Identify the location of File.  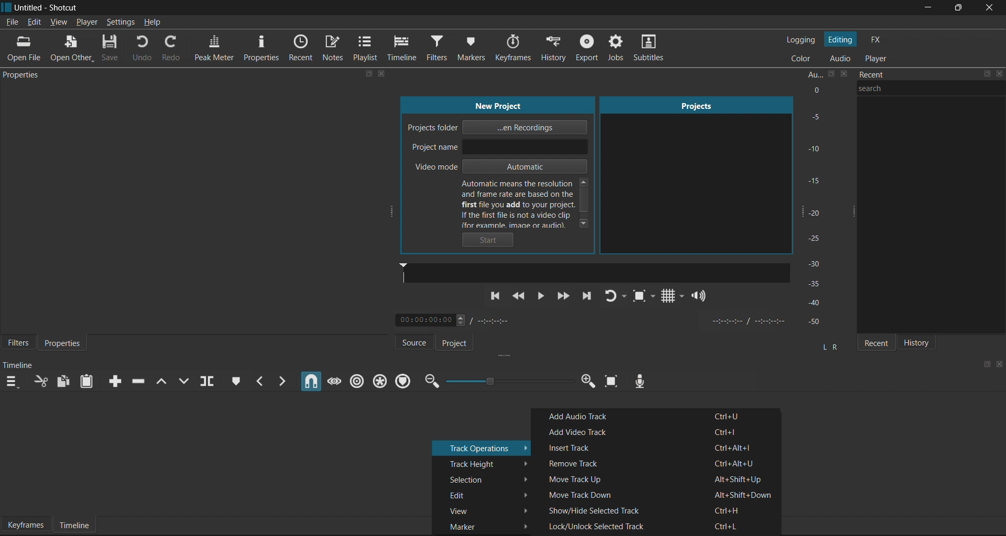
(12, 23).